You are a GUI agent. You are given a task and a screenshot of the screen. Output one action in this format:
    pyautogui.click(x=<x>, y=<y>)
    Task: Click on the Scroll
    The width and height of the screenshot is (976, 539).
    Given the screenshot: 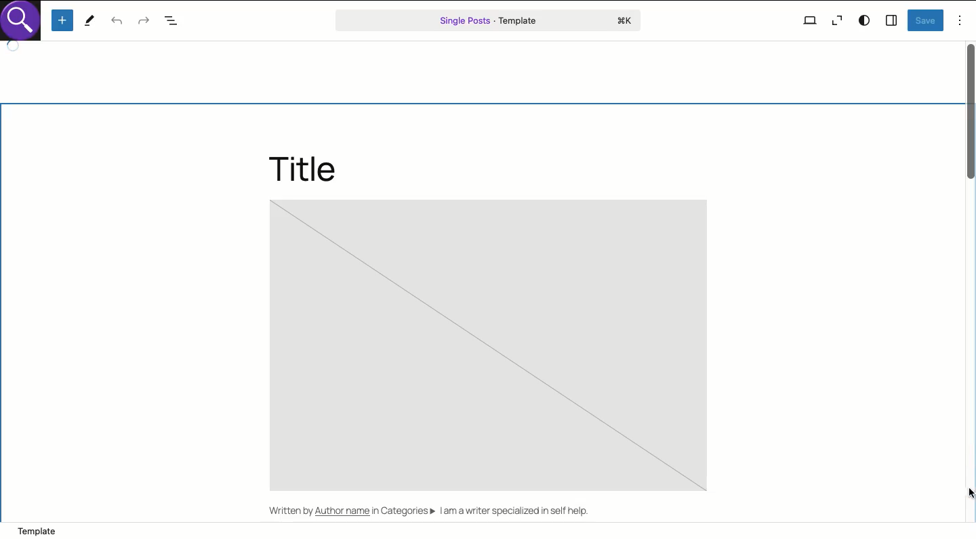 What is the action you would take?
    pyautogui.click(x=970, y=281)
    